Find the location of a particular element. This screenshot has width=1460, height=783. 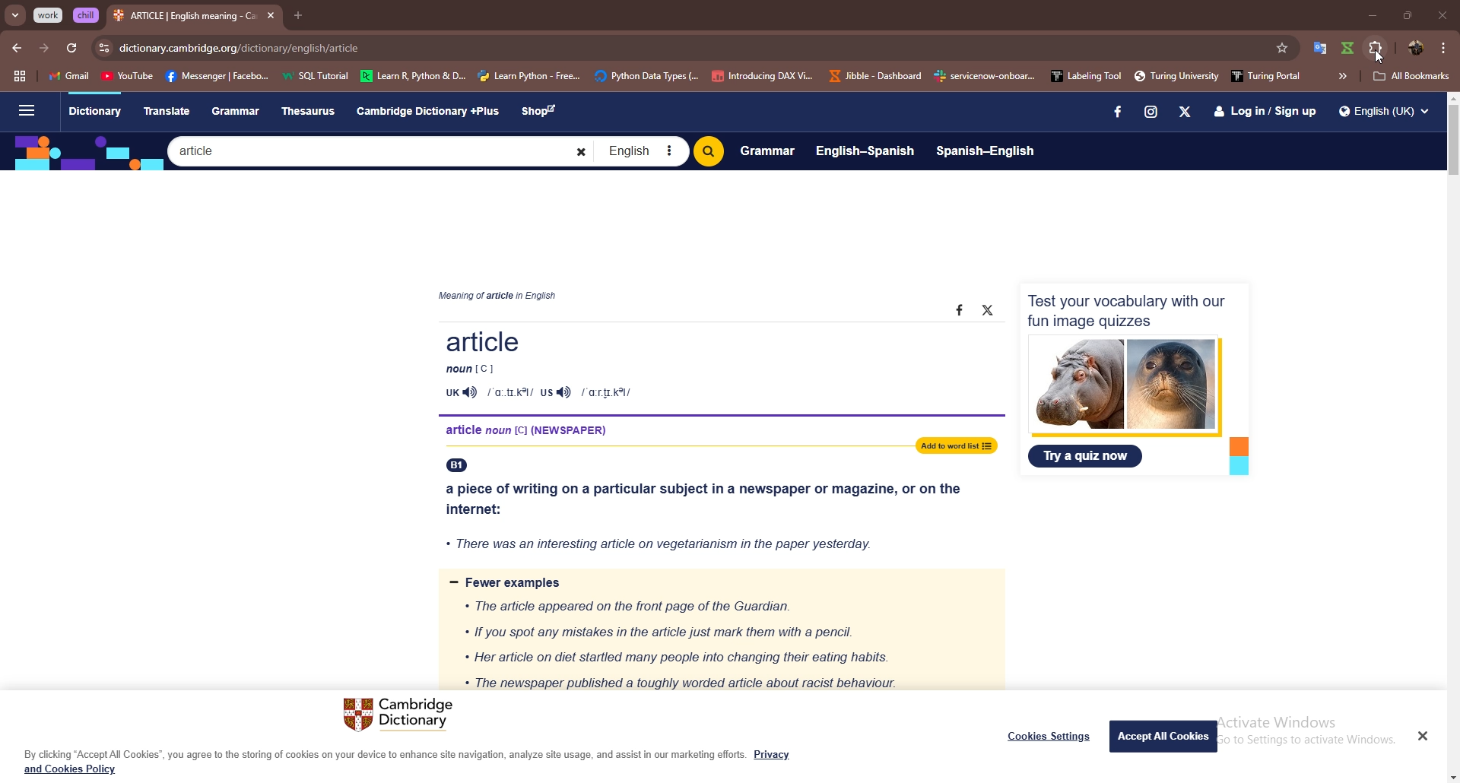

 Cambridge Dictionary is located at coordinates (402, 716).